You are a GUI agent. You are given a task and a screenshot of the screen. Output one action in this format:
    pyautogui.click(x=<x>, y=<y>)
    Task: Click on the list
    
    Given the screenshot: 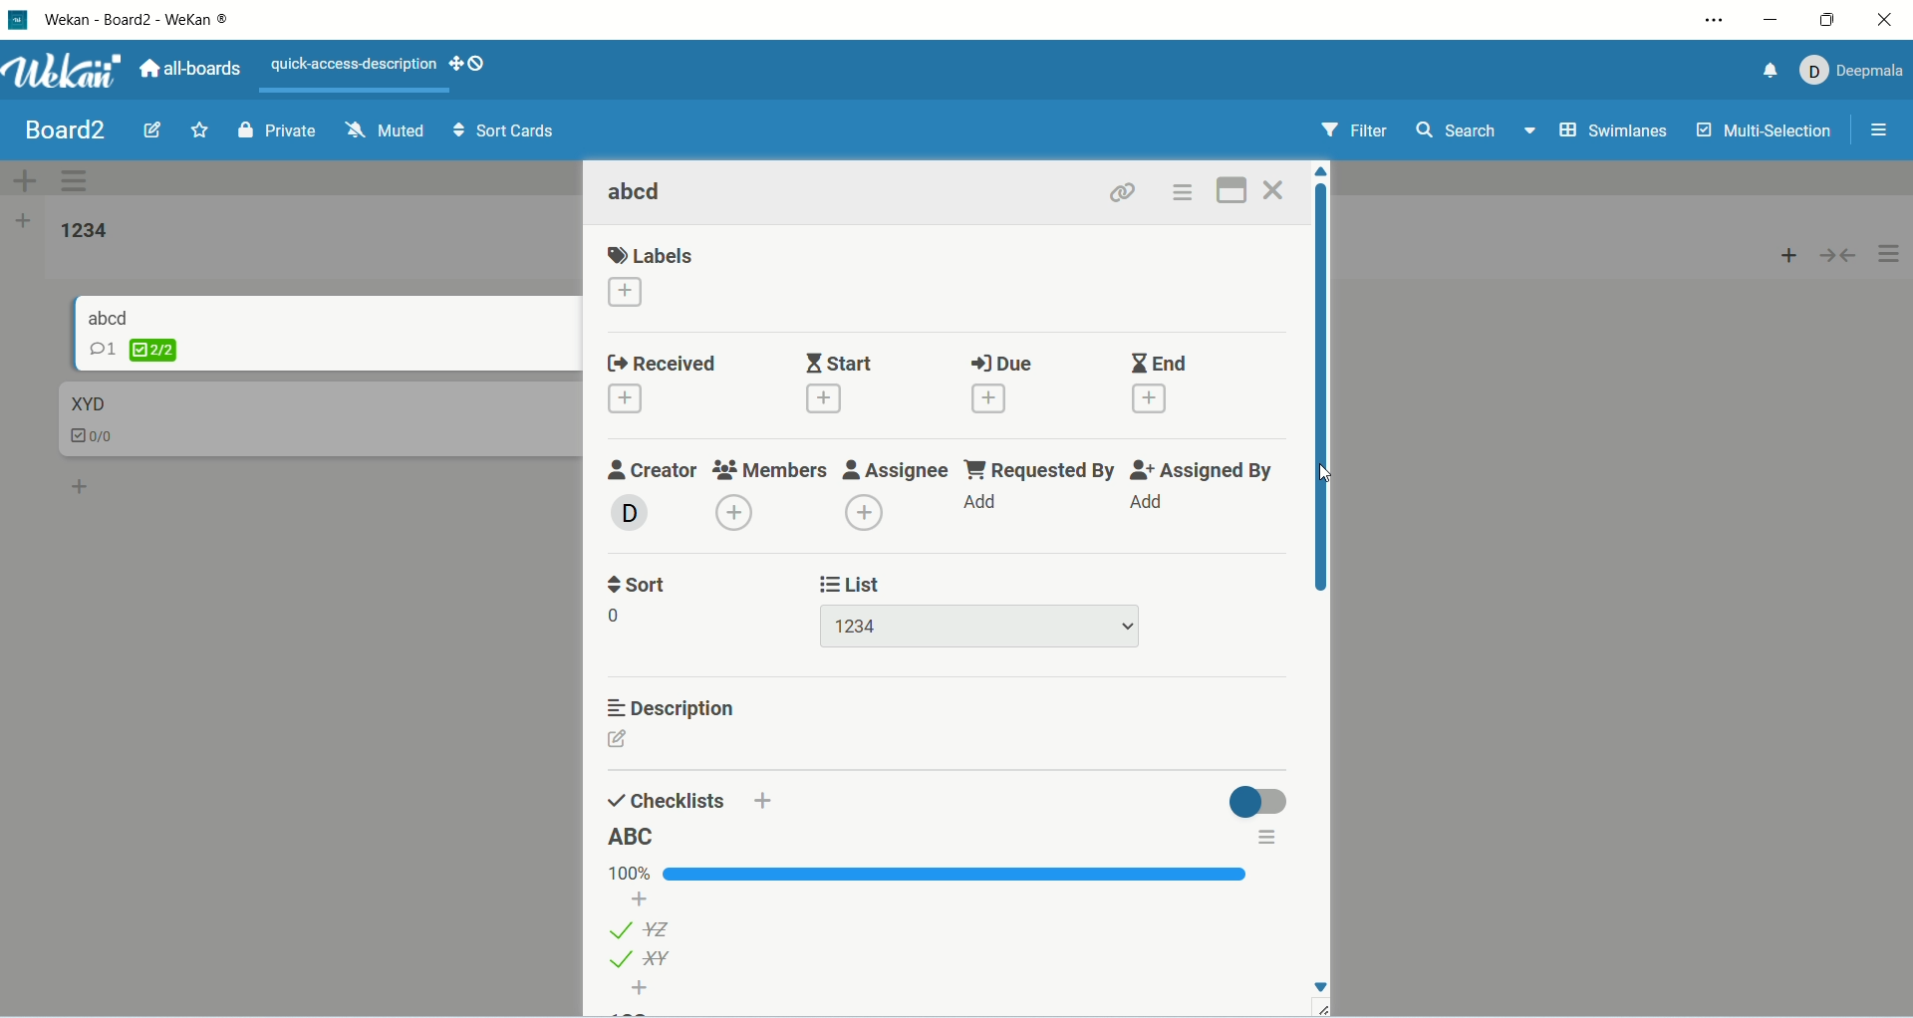 What is the action you would take?
    pyautogui.click(x=981, y=629)
    